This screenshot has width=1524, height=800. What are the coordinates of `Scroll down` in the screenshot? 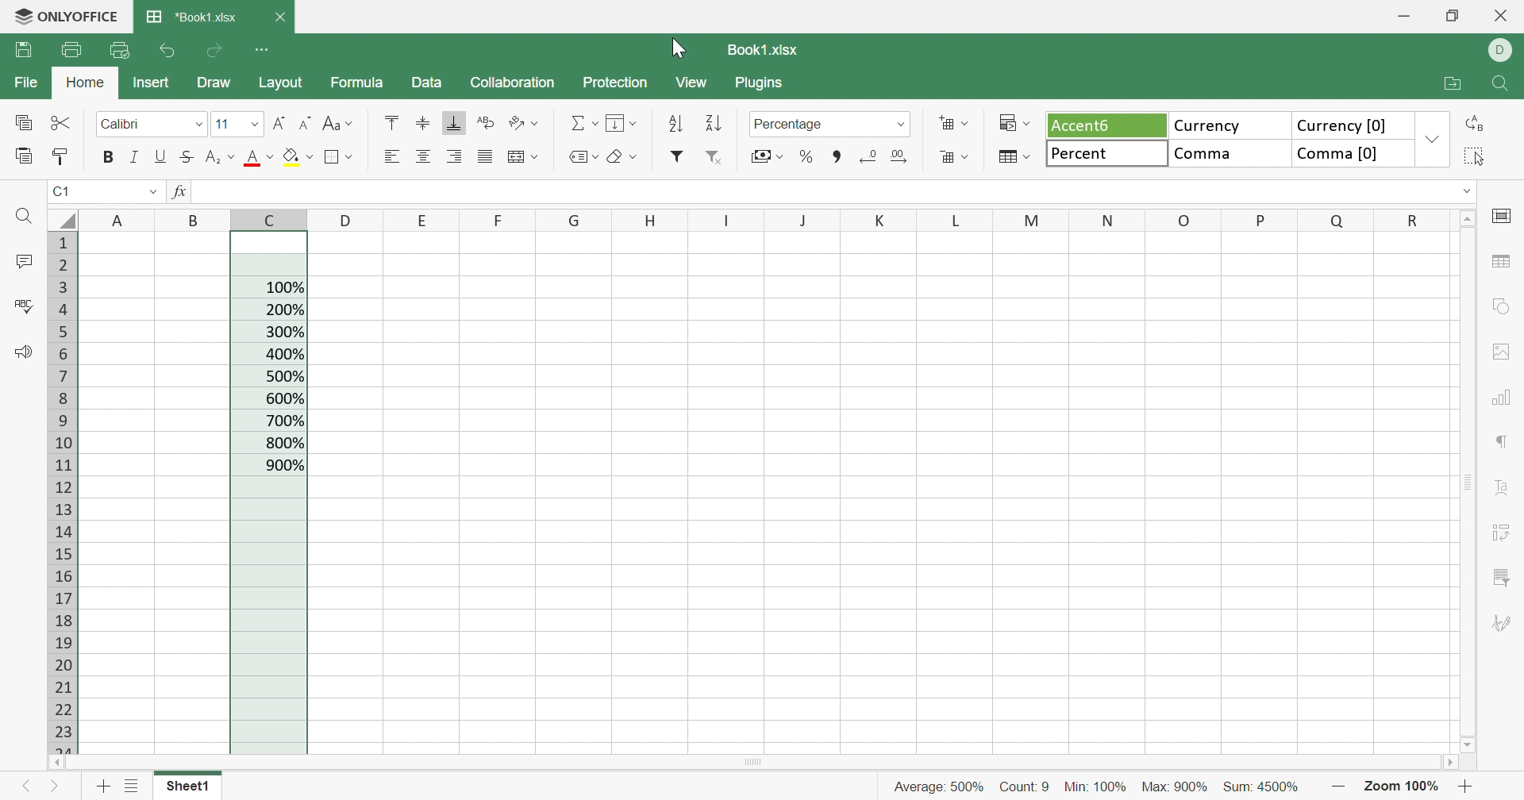 It's located at (1468, 744).